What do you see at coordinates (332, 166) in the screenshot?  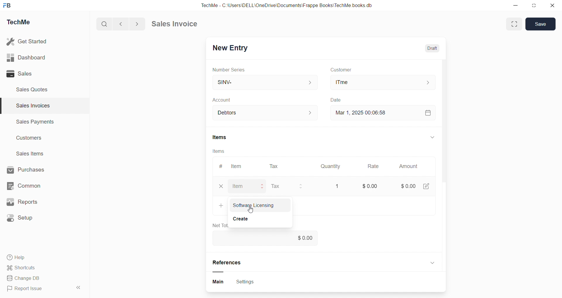 I see `Quantity` at bounding box center [332, 166].